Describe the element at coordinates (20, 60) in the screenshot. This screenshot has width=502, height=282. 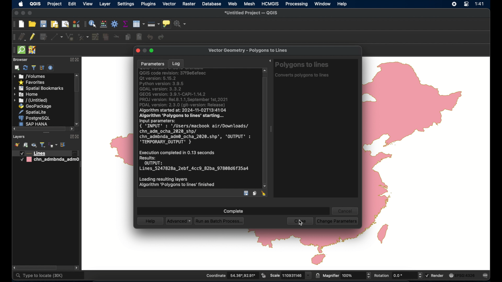
I see `browser` at that location.